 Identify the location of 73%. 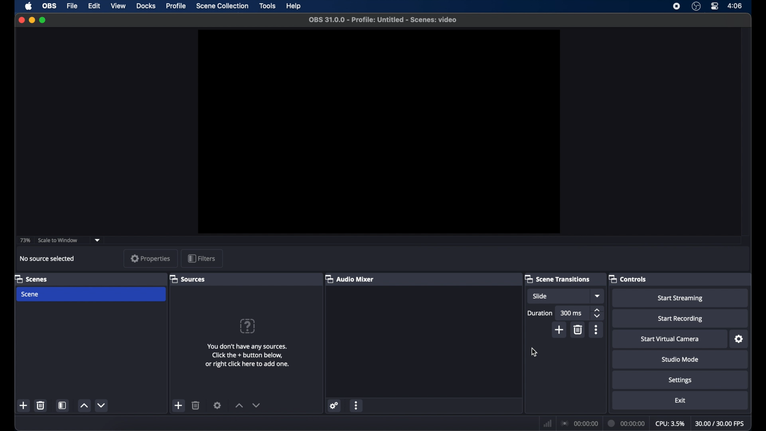
(25, 240).